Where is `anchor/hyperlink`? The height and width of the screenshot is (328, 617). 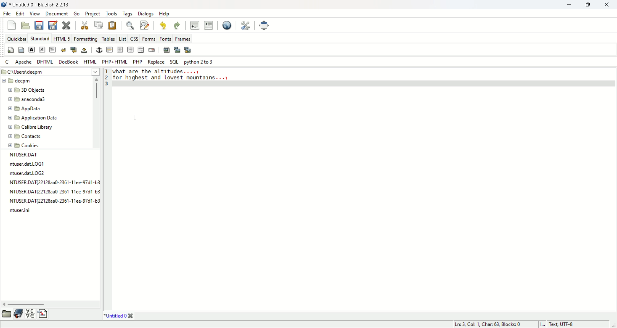 anchor/hyperlink is located at coordinates (100, 50).